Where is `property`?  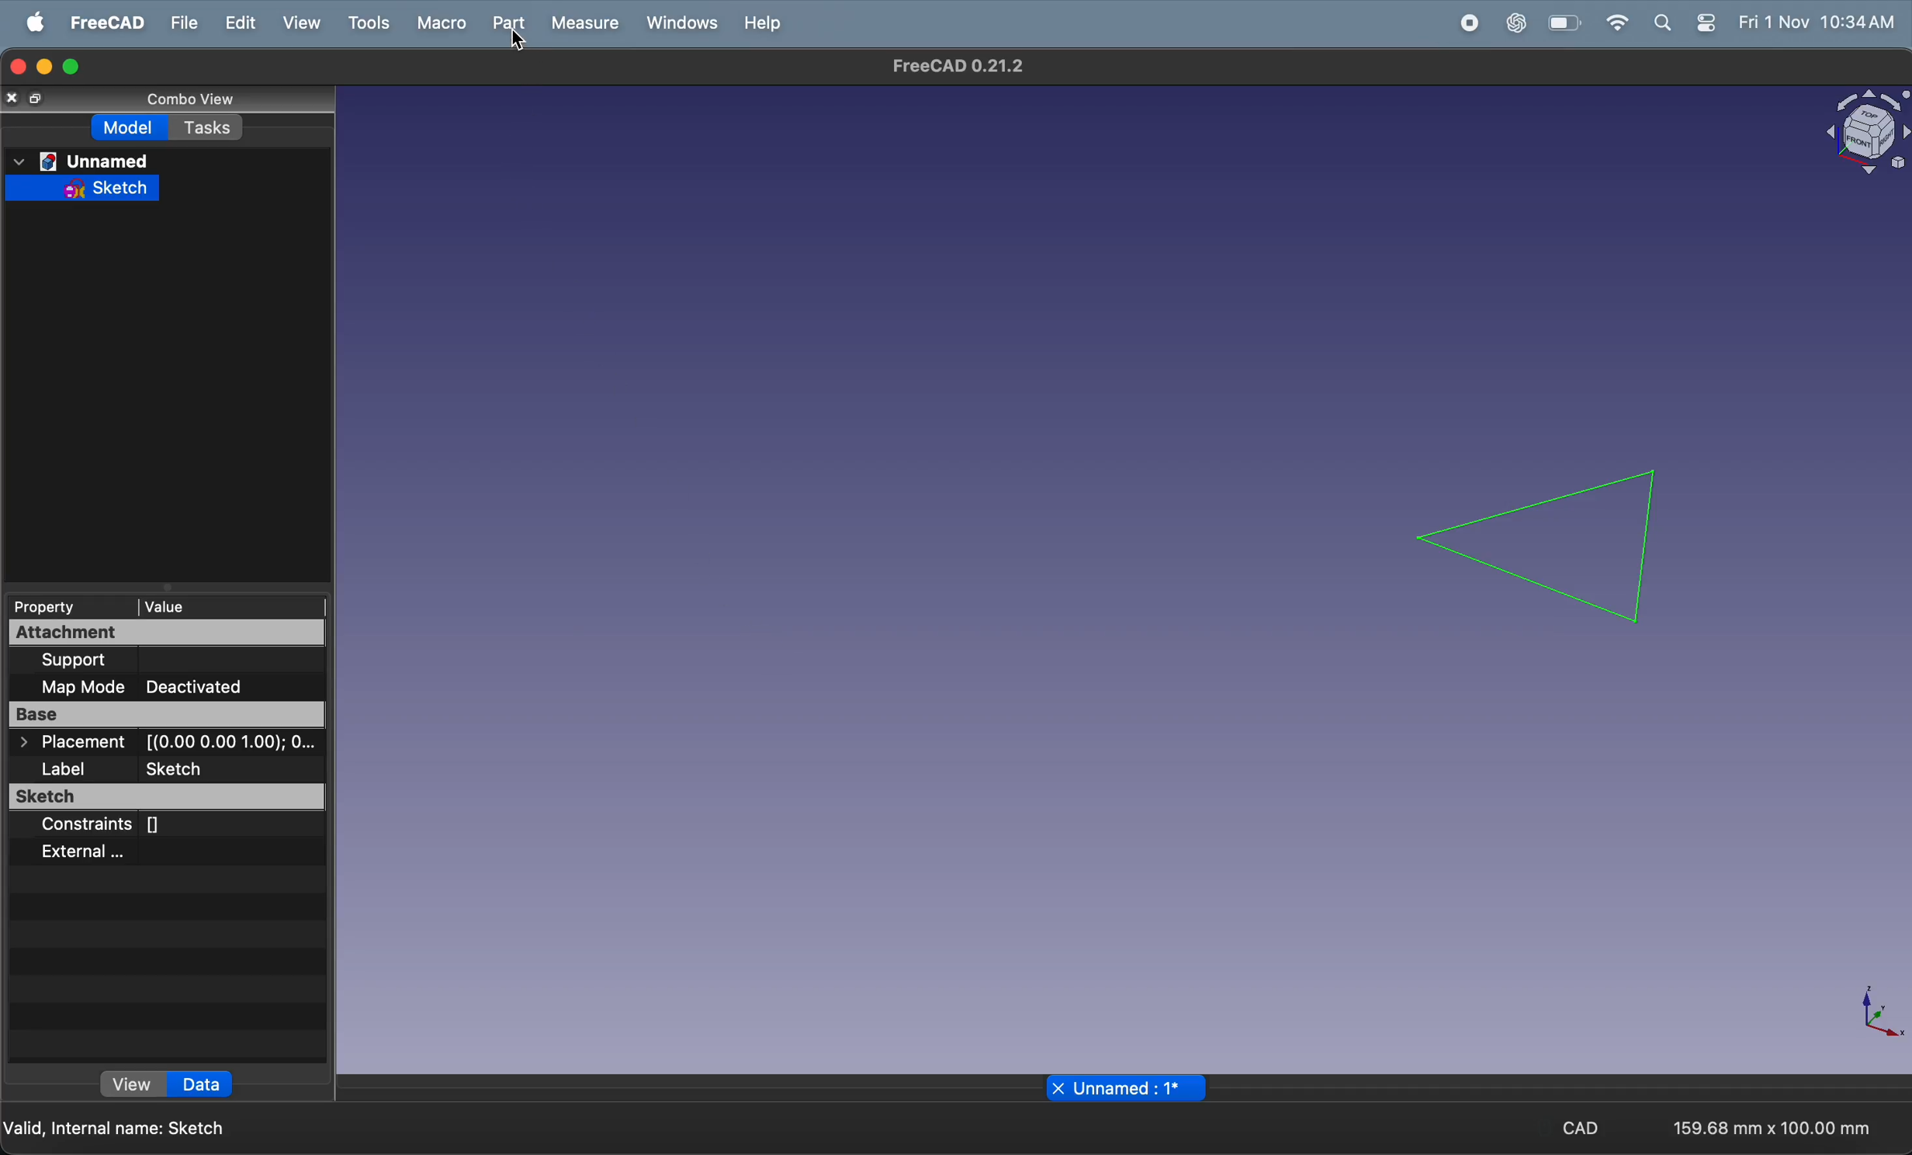 property is located at coordinates (53, 605).